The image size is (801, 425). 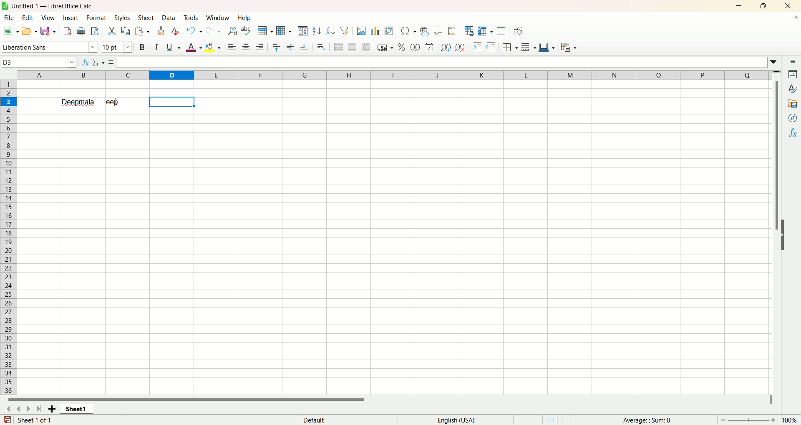 I want to click on Cut, so click(x=112, y=31).